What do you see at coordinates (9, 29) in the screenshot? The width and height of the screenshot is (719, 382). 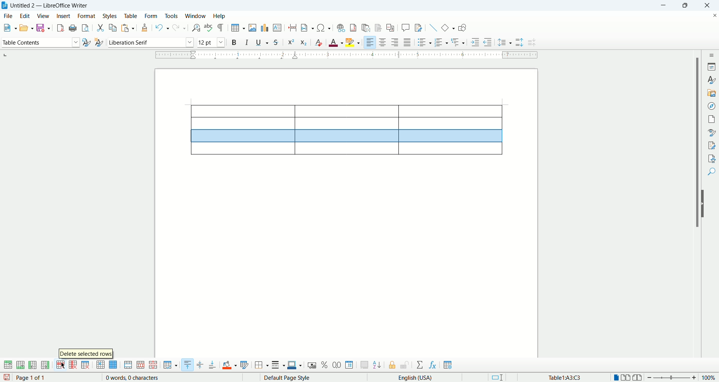 I see `new` at bounding box center [9, 29].